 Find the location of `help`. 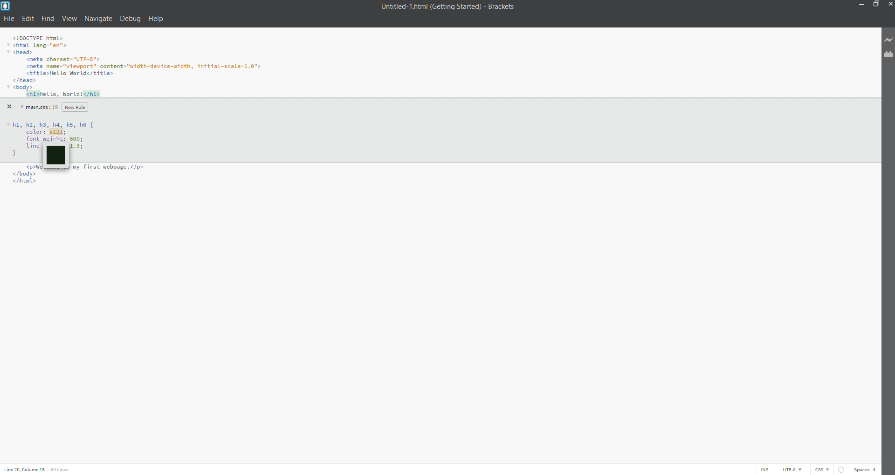

help is located at coordinates (158, 19).